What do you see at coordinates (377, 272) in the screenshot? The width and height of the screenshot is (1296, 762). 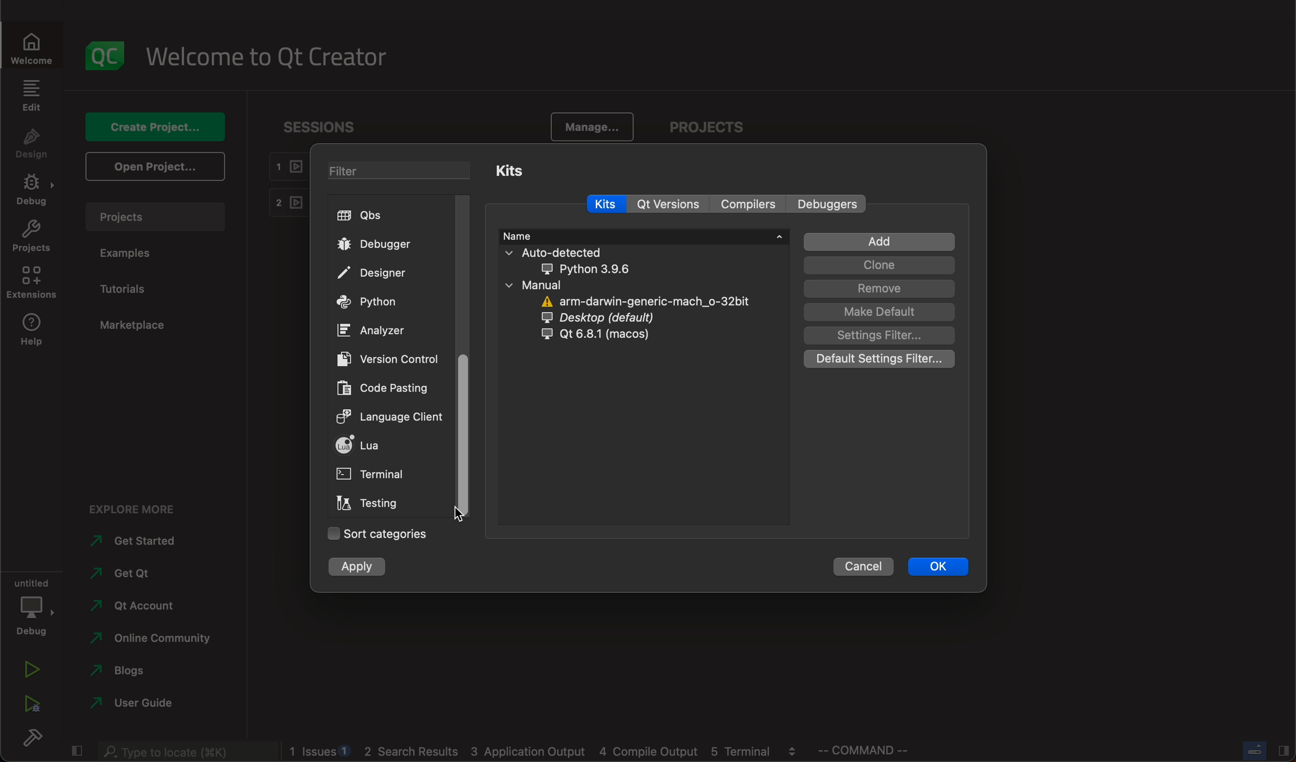 I see `designer` at bounding box center [377, 272].